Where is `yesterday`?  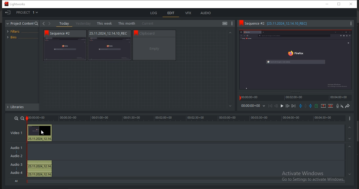 yesterday is located at coordinates (83, 23).